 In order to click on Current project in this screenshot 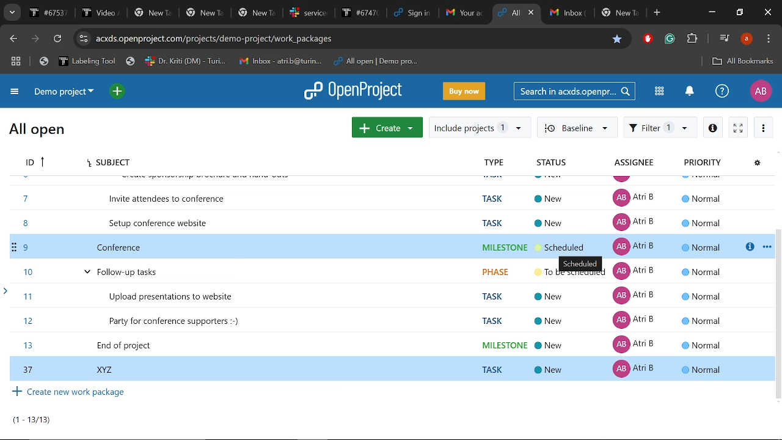, I will do `click(63, 93)`.